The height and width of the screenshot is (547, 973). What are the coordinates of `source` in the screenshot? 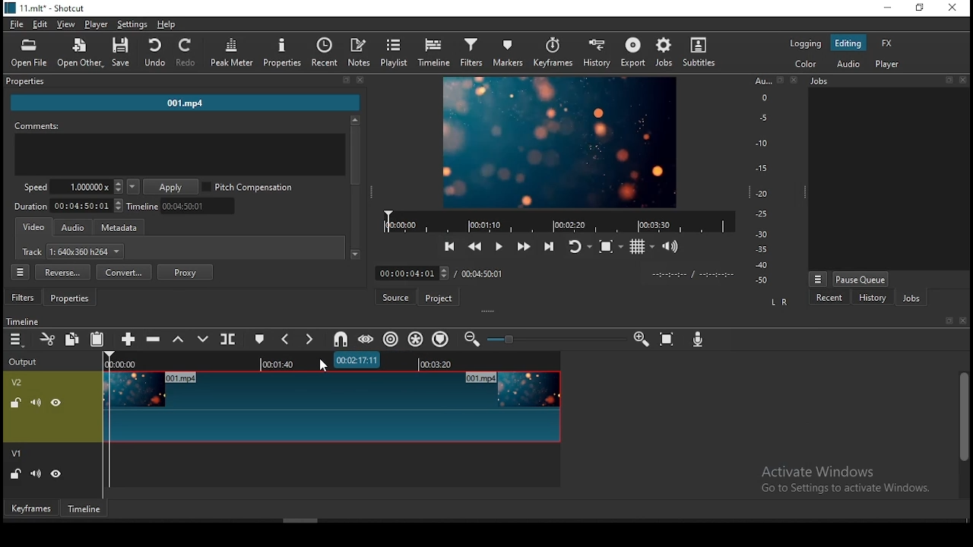 It's located at (398, 297).